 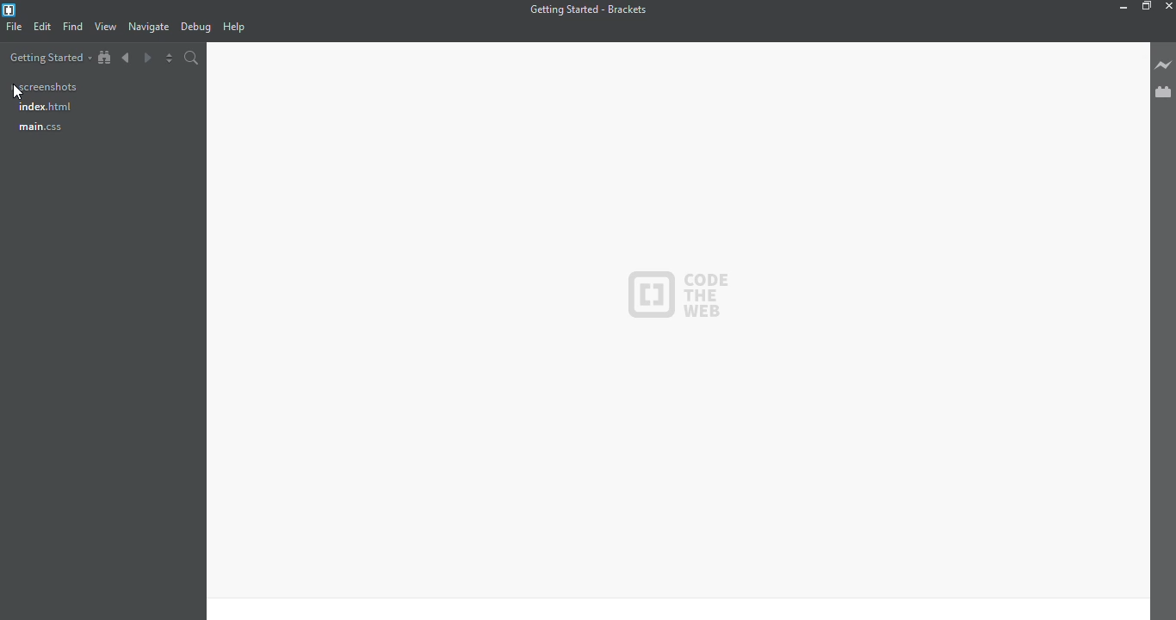 I want to click on file, so click(x=13, y=27).